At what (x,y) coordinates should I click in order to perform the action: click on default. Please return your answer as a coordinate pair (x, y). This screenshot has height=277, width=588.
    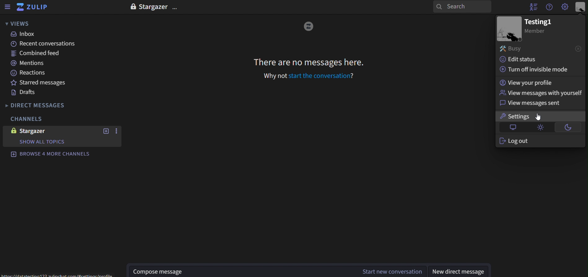
    Looking at the image, I should click on (511, 128).